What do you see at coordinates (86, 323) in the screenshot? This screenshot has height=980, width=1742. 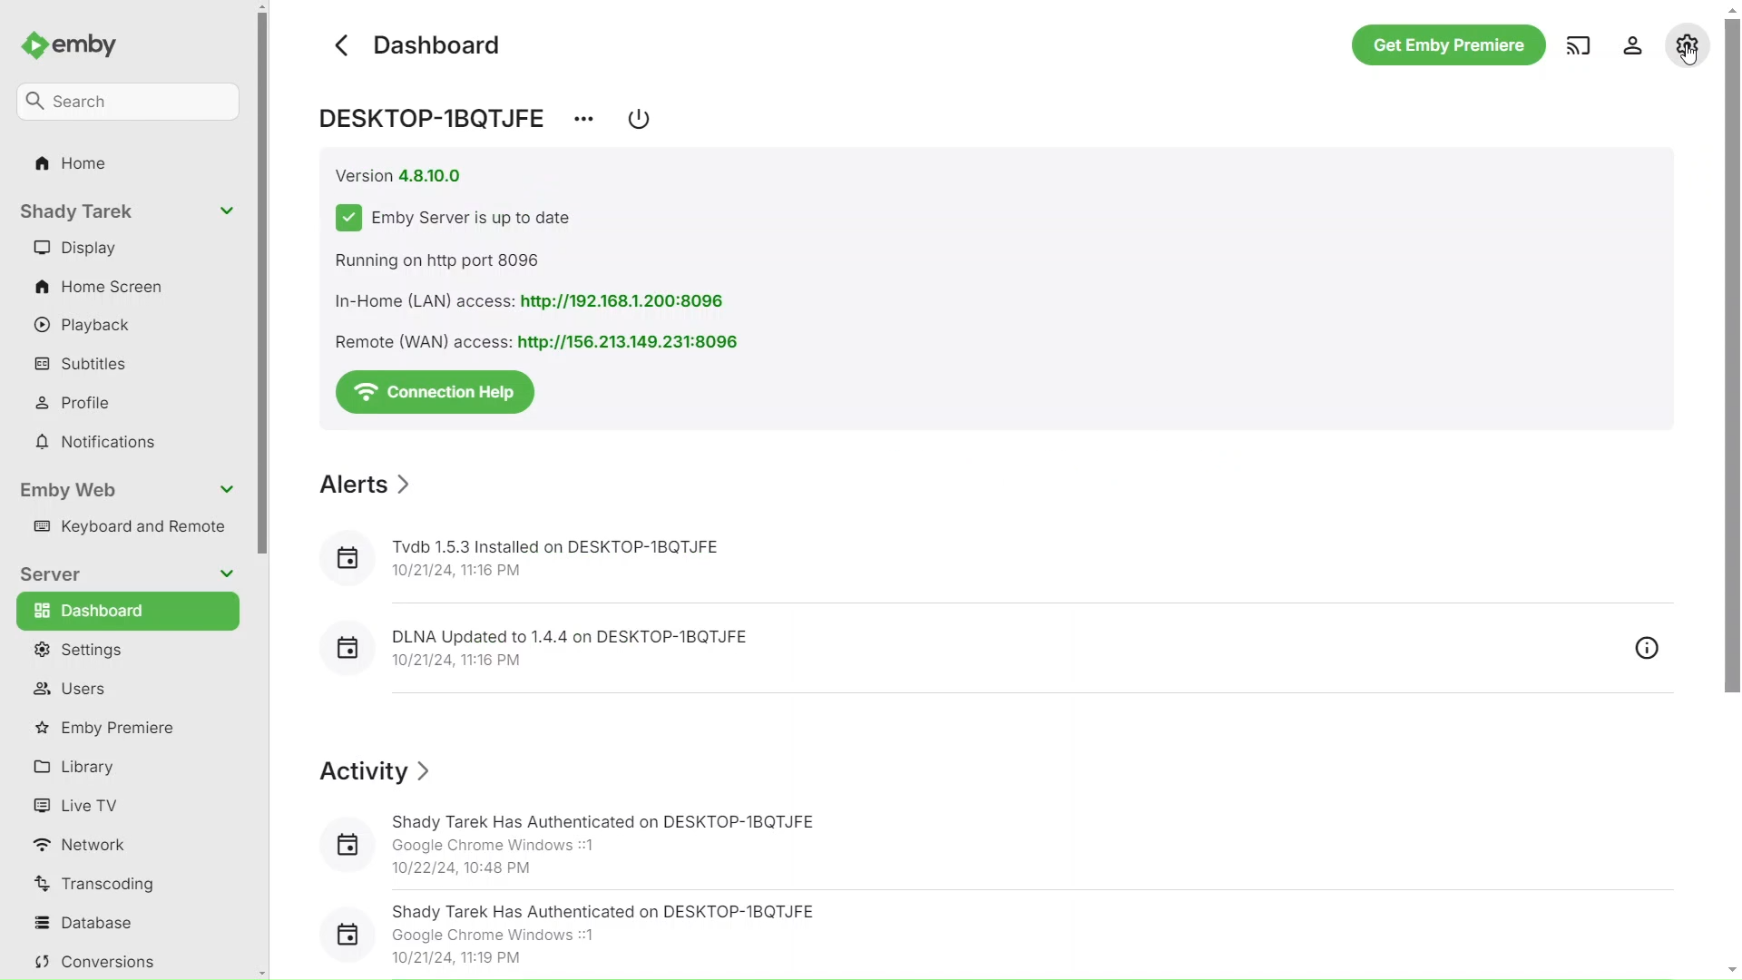 I see ` Playback` at bounding box center [86, 323].